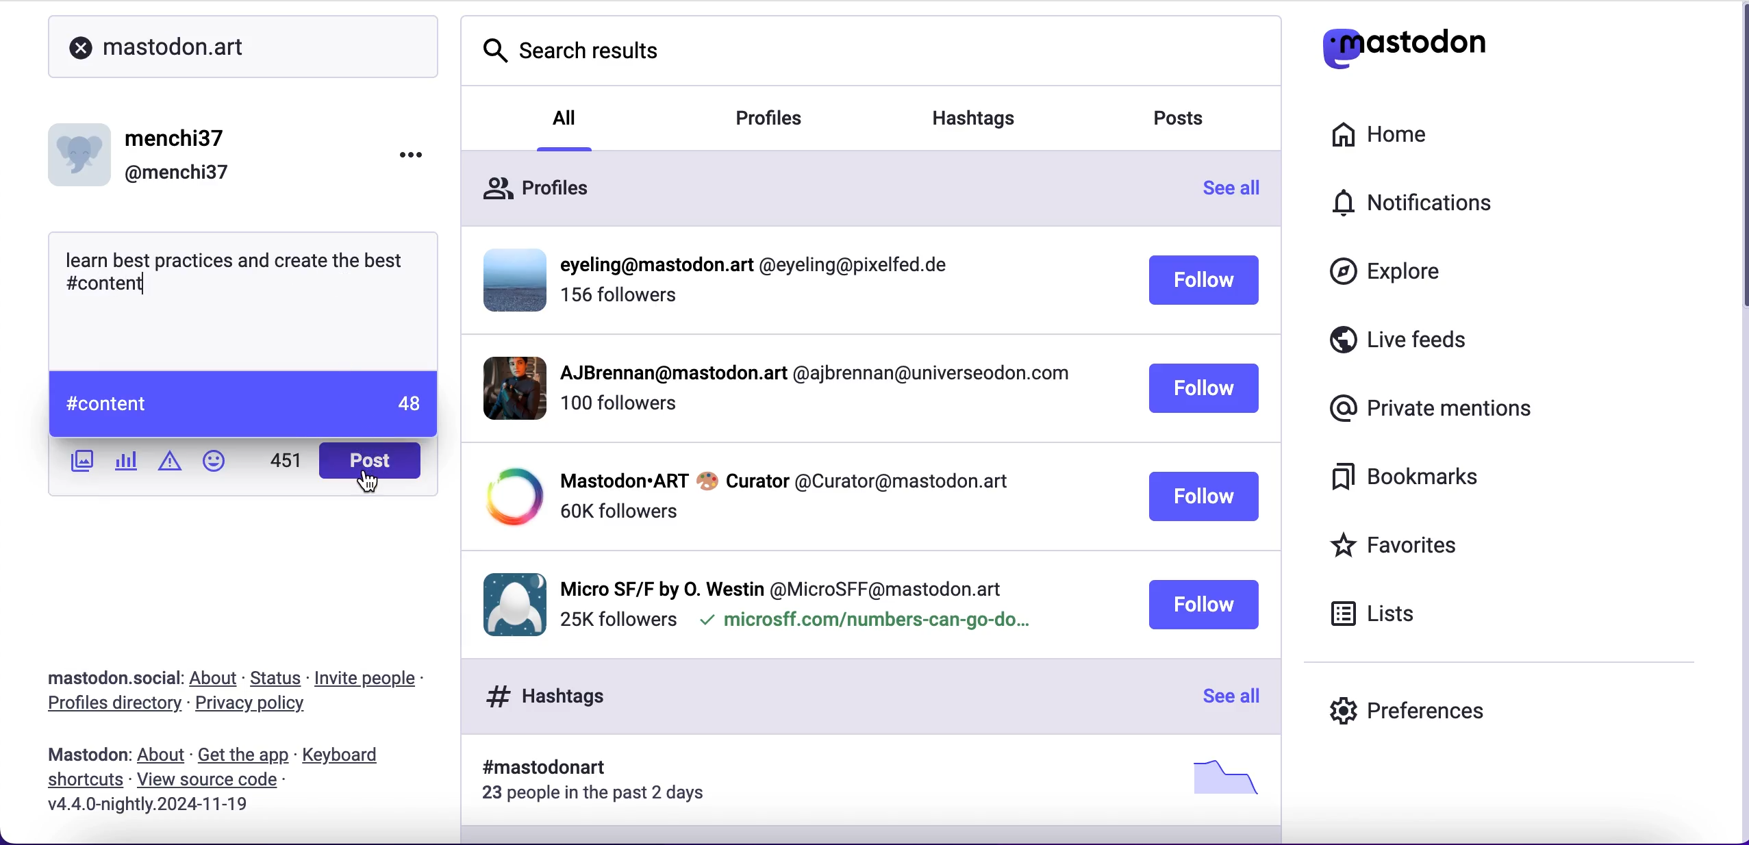 The width and height of the screenshot is (1749, 845). Describe the element at coordinates (286, 465) in the screenshot. I see `451 characters left` at that location.